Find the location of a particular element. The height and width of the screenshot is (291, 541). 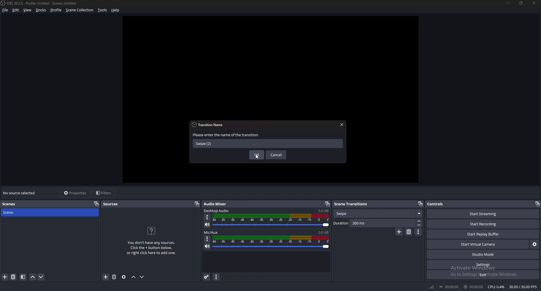

scene collection is located at coordinates (80, 10).